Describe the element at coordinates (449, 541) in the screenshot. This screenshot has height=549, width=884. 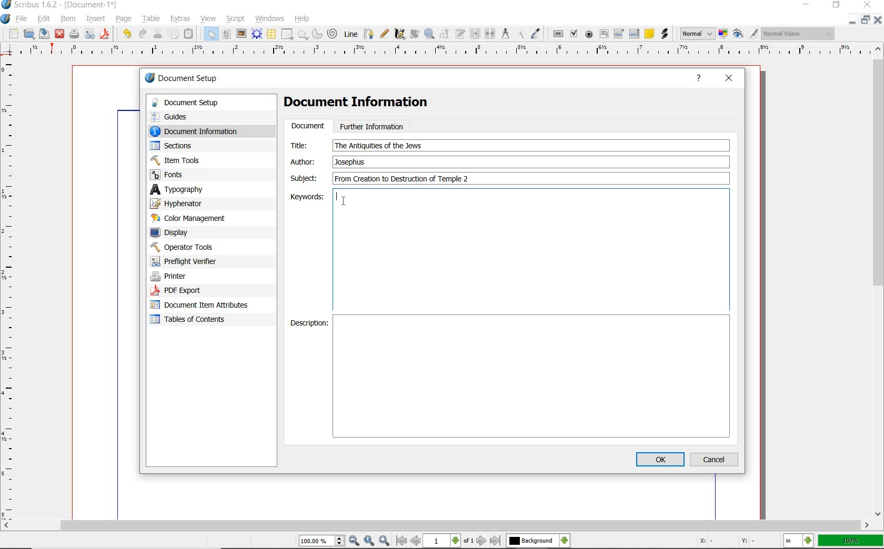
I see `move to next or previous page` at that location.